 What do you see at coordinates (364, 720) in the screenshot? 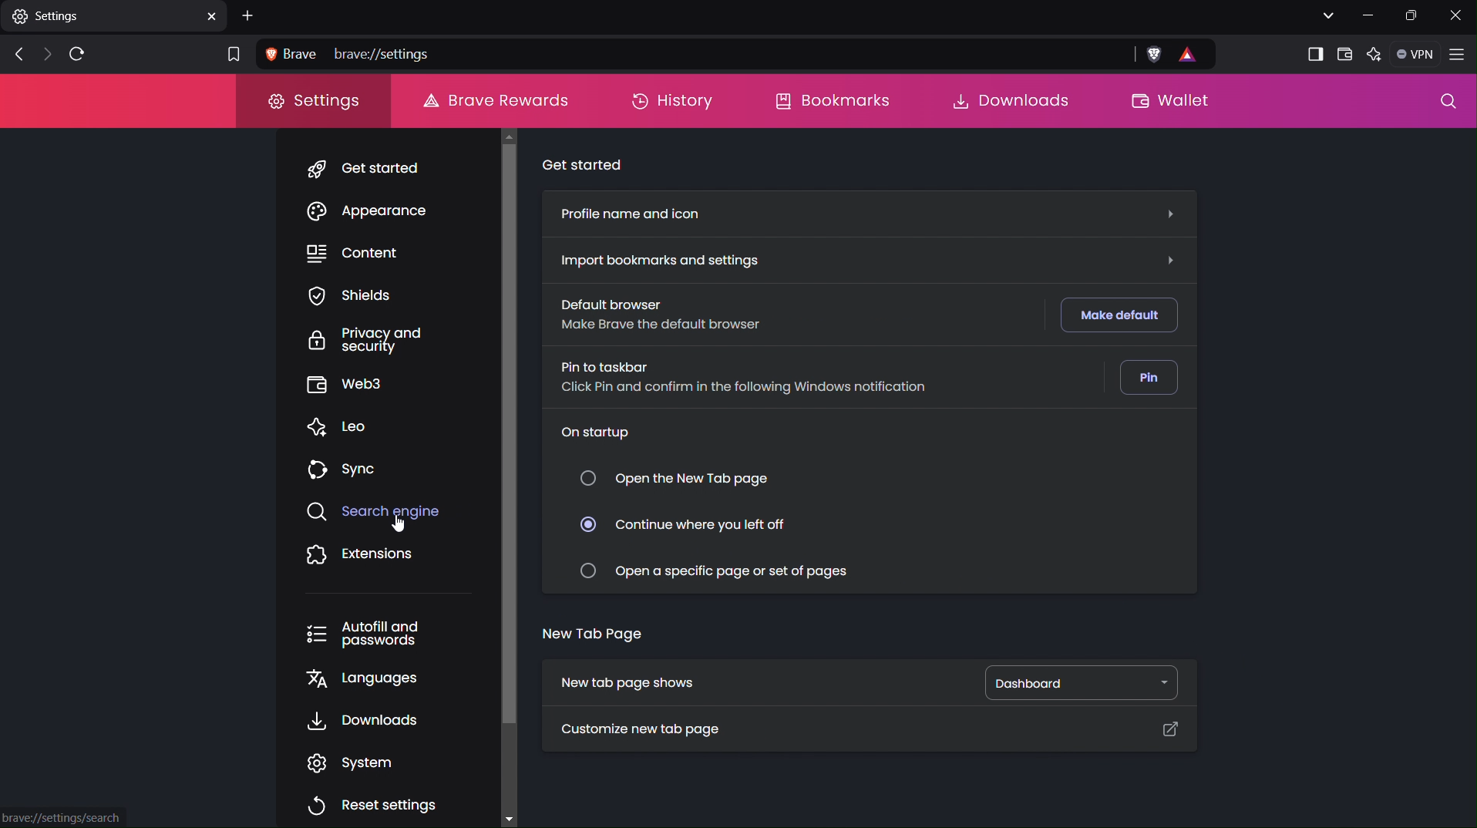
I see `Downloads` at bounding box center [364, 720].